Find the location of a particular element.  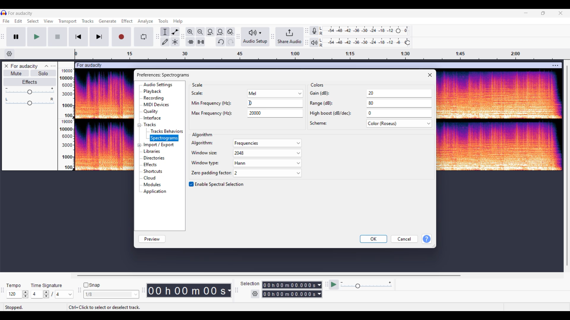

algorithm is located at coordinates (246, 143).